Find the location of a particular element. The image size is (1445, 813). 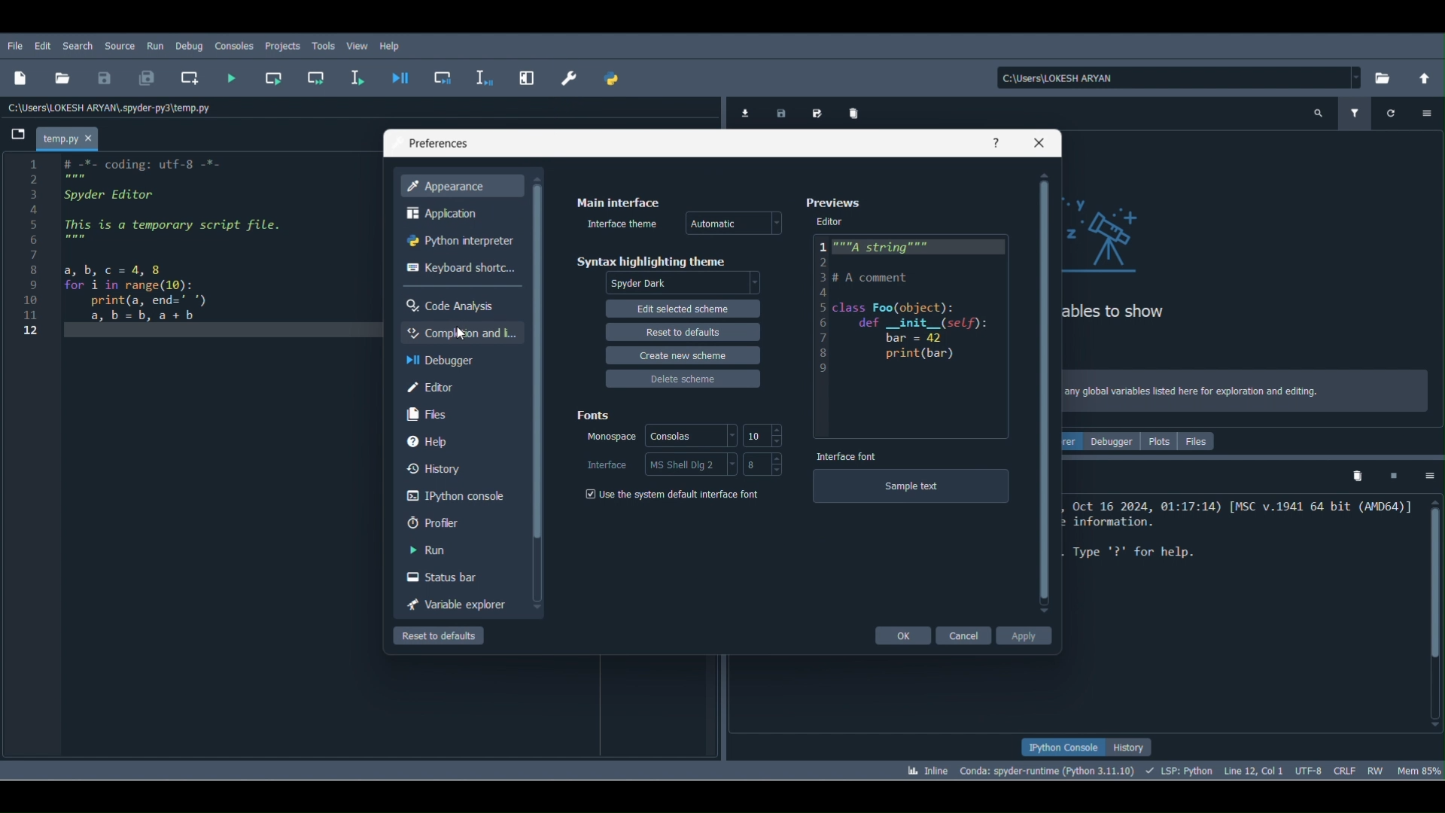

Size is located at coordinates (762, 462).